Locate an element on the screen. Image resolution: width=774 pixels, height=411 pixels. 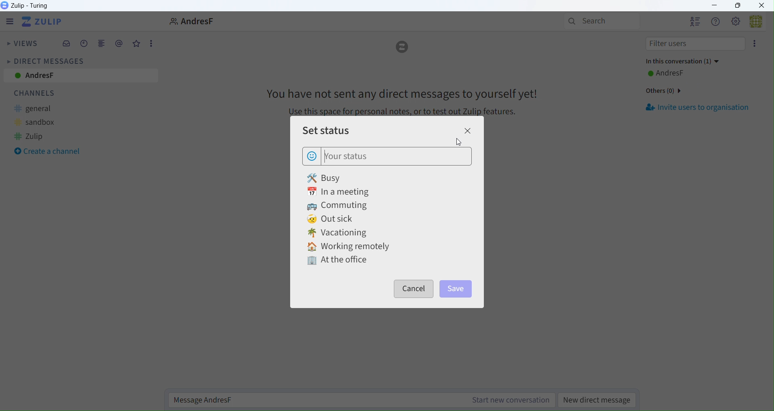
Menu is located at coordinates (8, 21).